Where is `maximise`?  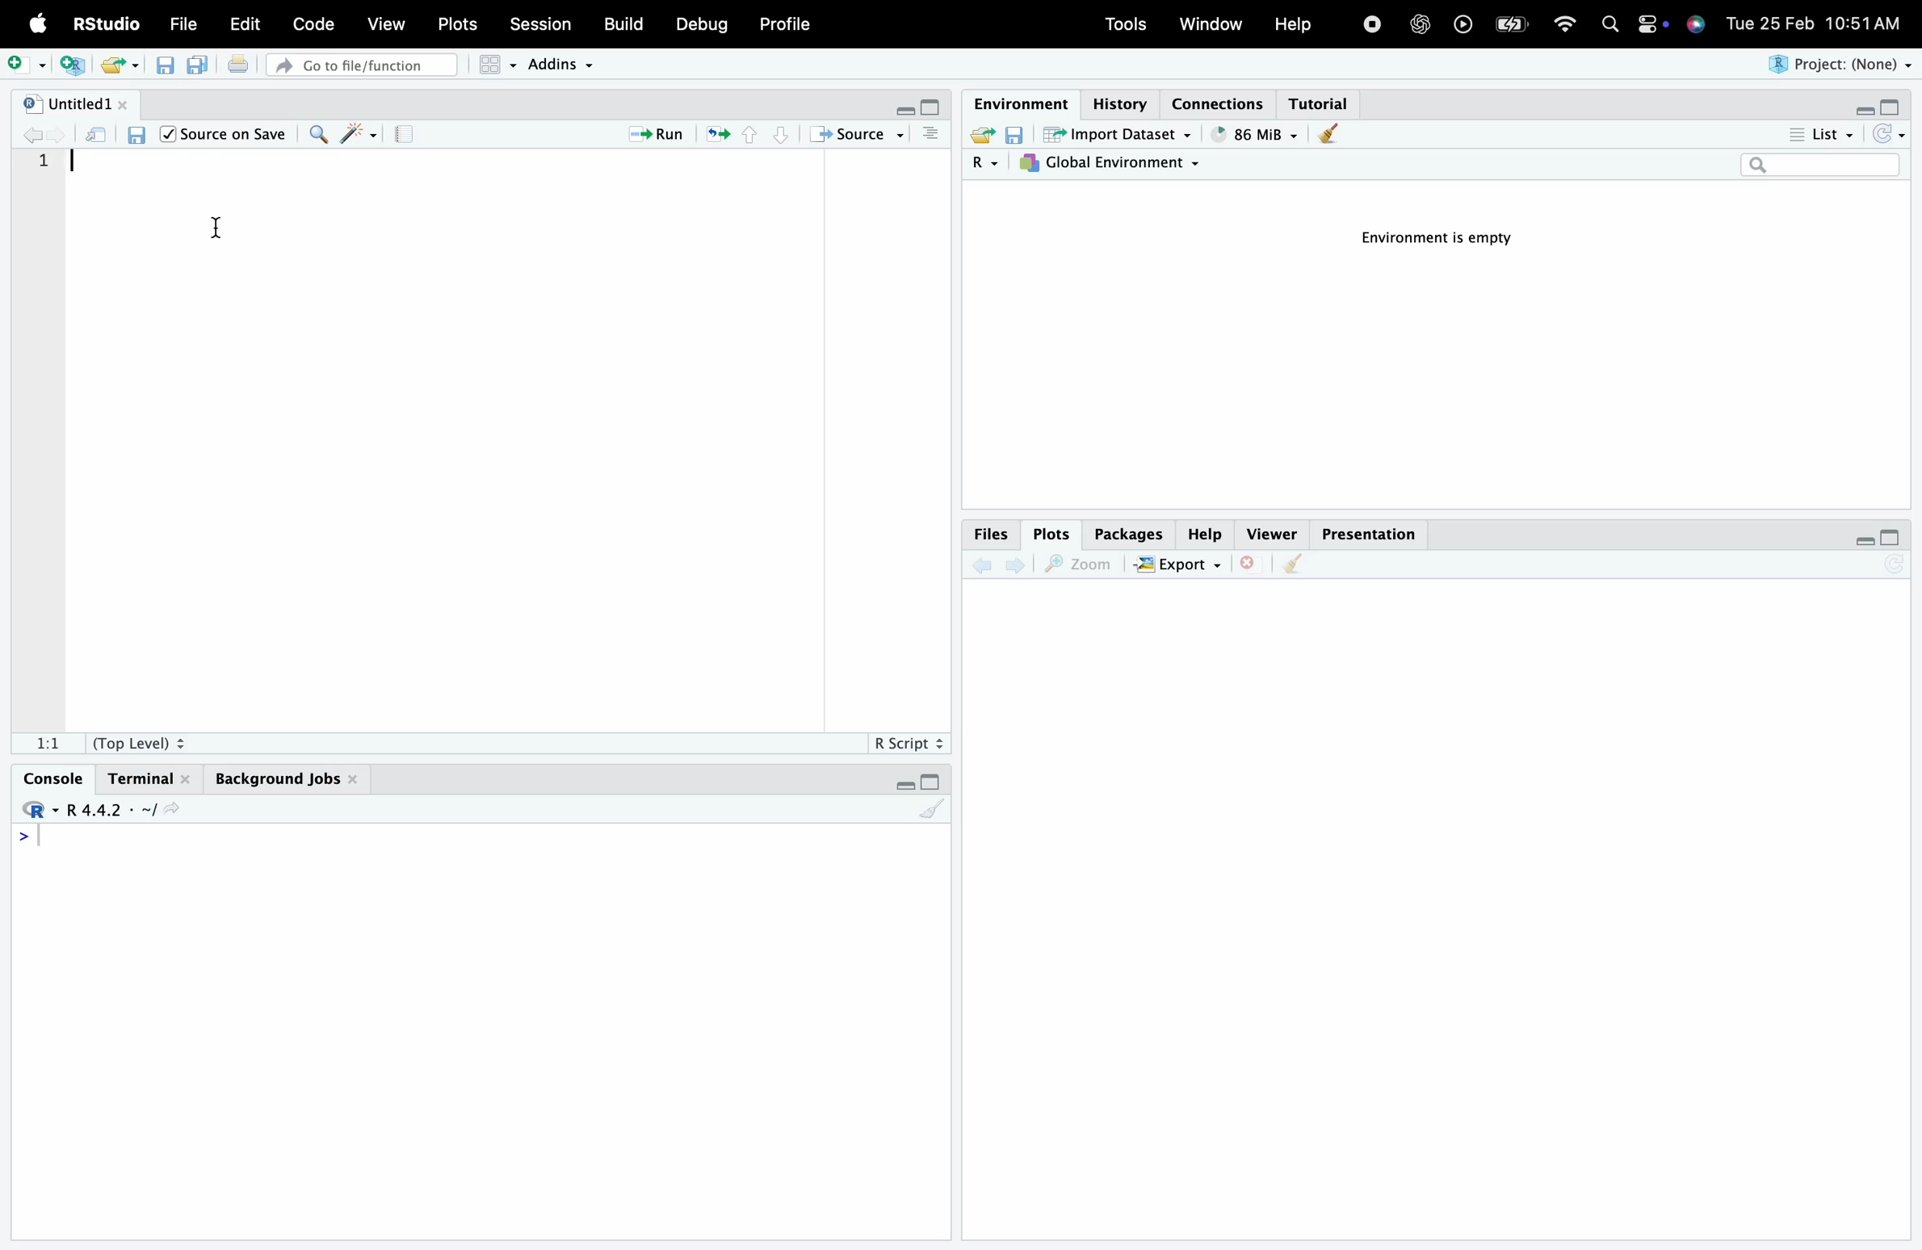
maximise is located at coordinates (936, 779).